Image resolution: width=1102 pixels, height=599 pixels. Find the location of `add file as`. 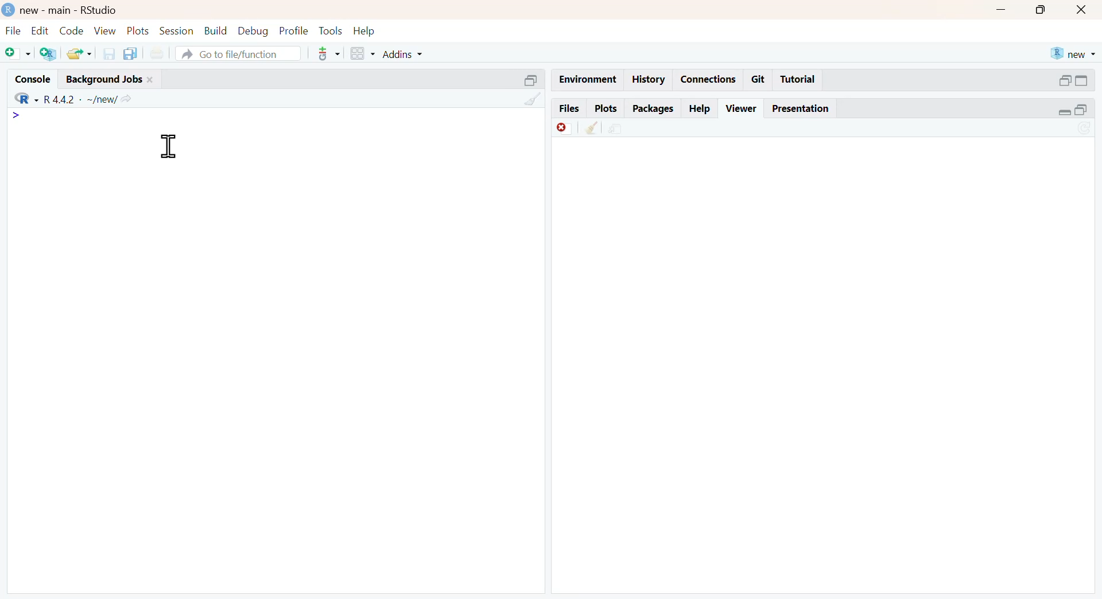

add file as is located at coordinates (20, 54).